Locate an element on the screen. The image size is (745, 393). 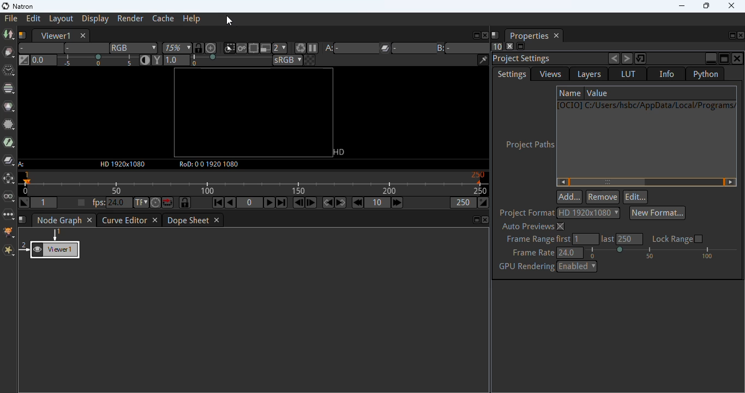
undo the last change made to the operator is located at coordinates (614, 58).